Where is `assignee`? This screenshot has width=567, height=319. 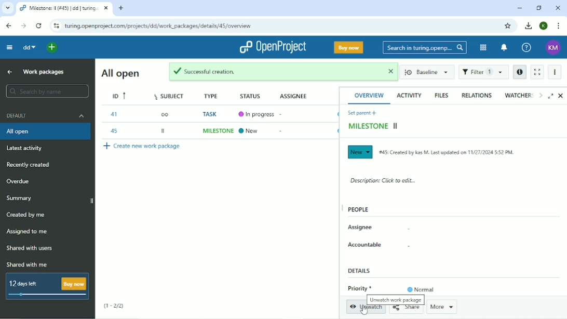 assignee is located at coordinates (290, 94).